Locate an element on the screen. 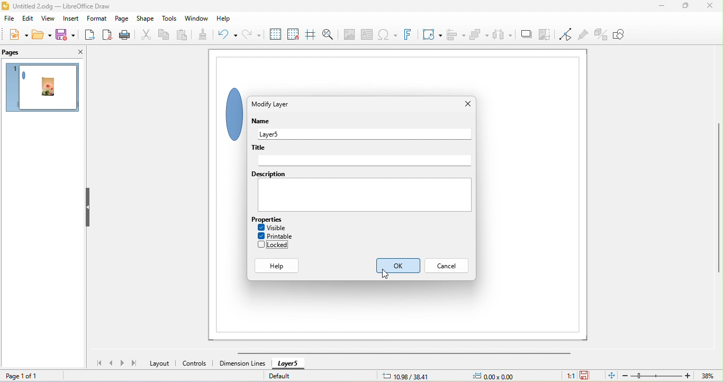 This screenshot has width=723, height=382. export direct as pdf is located at coordinates (110, 35).